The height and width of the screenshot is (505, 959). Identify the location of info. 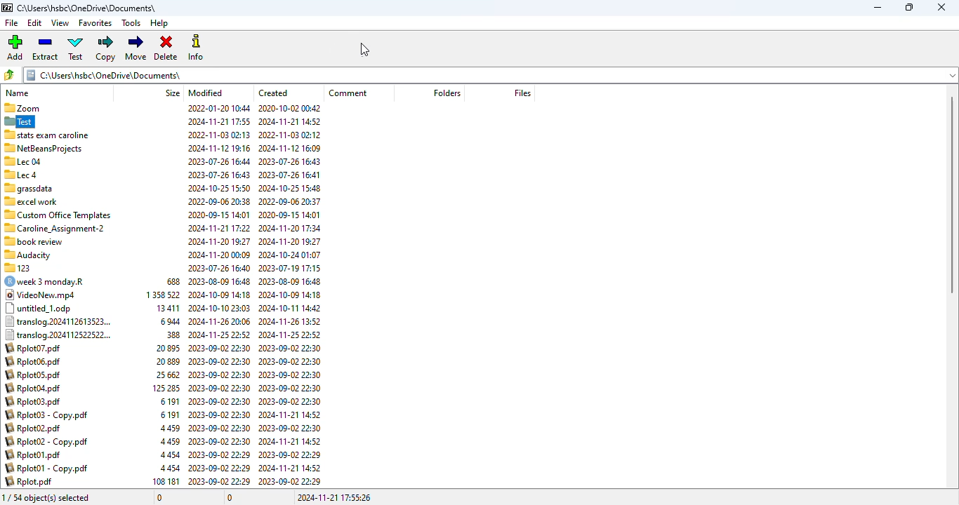
(198, 48).